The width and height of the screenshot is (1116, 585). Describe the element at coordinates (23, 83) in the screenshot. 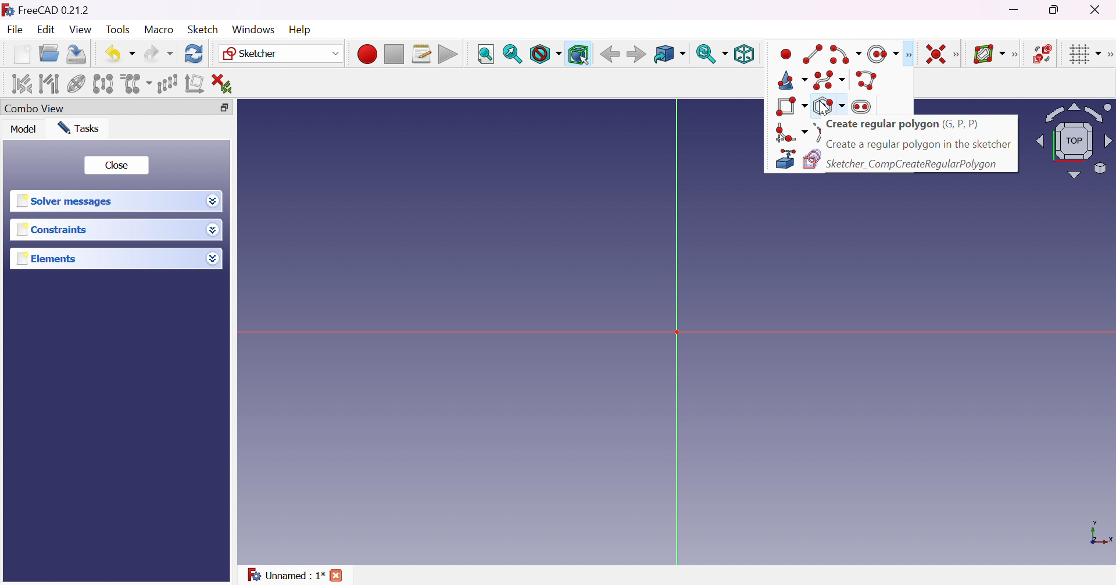

I see `Select associated constraints` at that location.